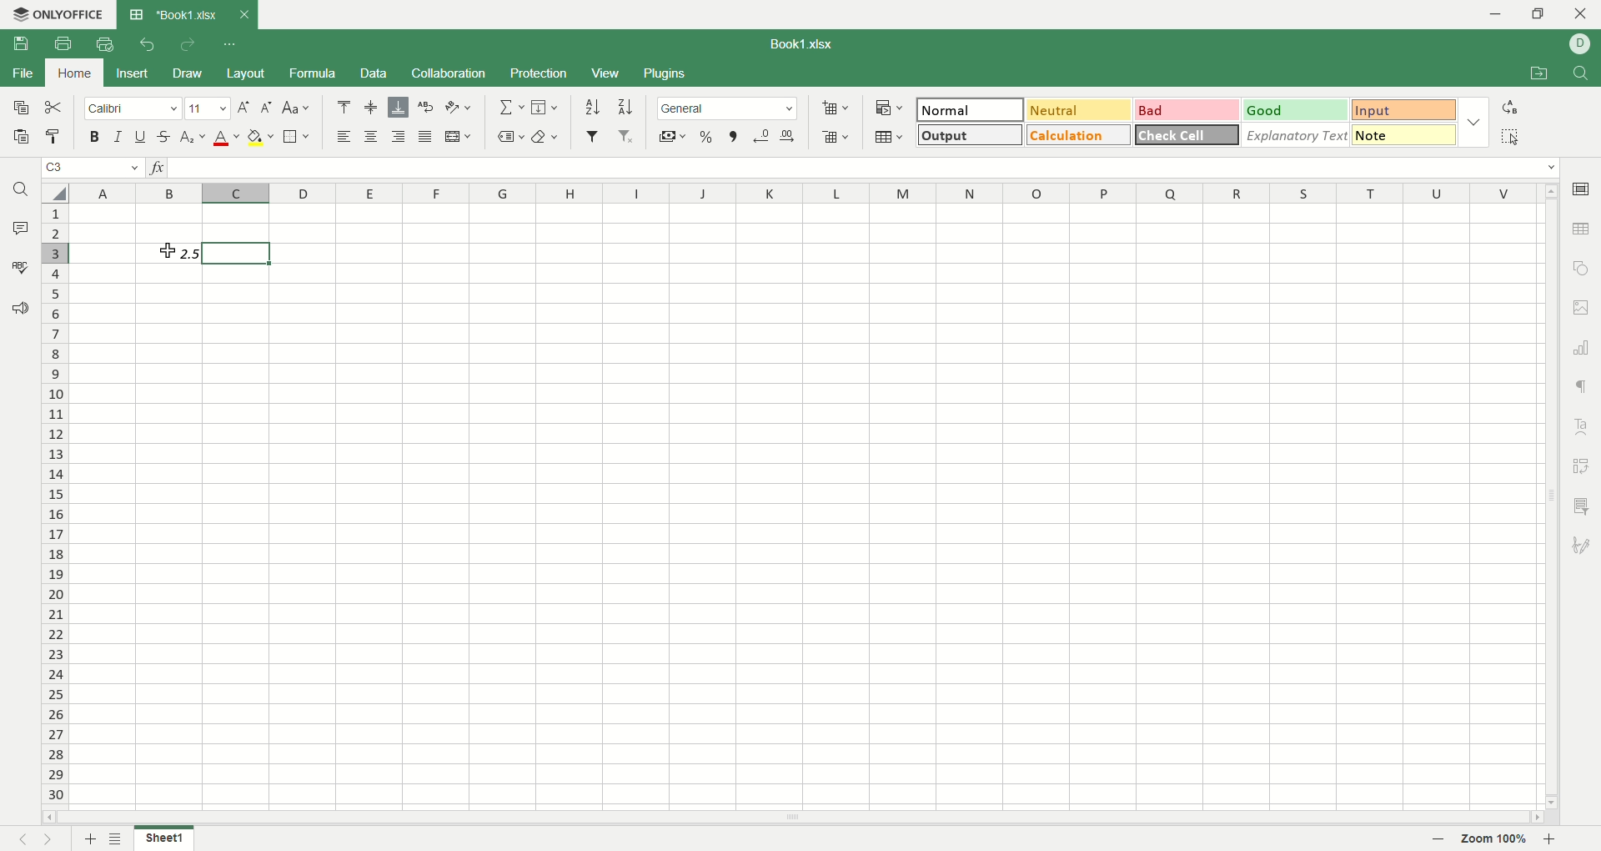  What do you see at coordinates (1187, 135) in the screenshot?
I see `check cell` at bounding box center [1187, 135].